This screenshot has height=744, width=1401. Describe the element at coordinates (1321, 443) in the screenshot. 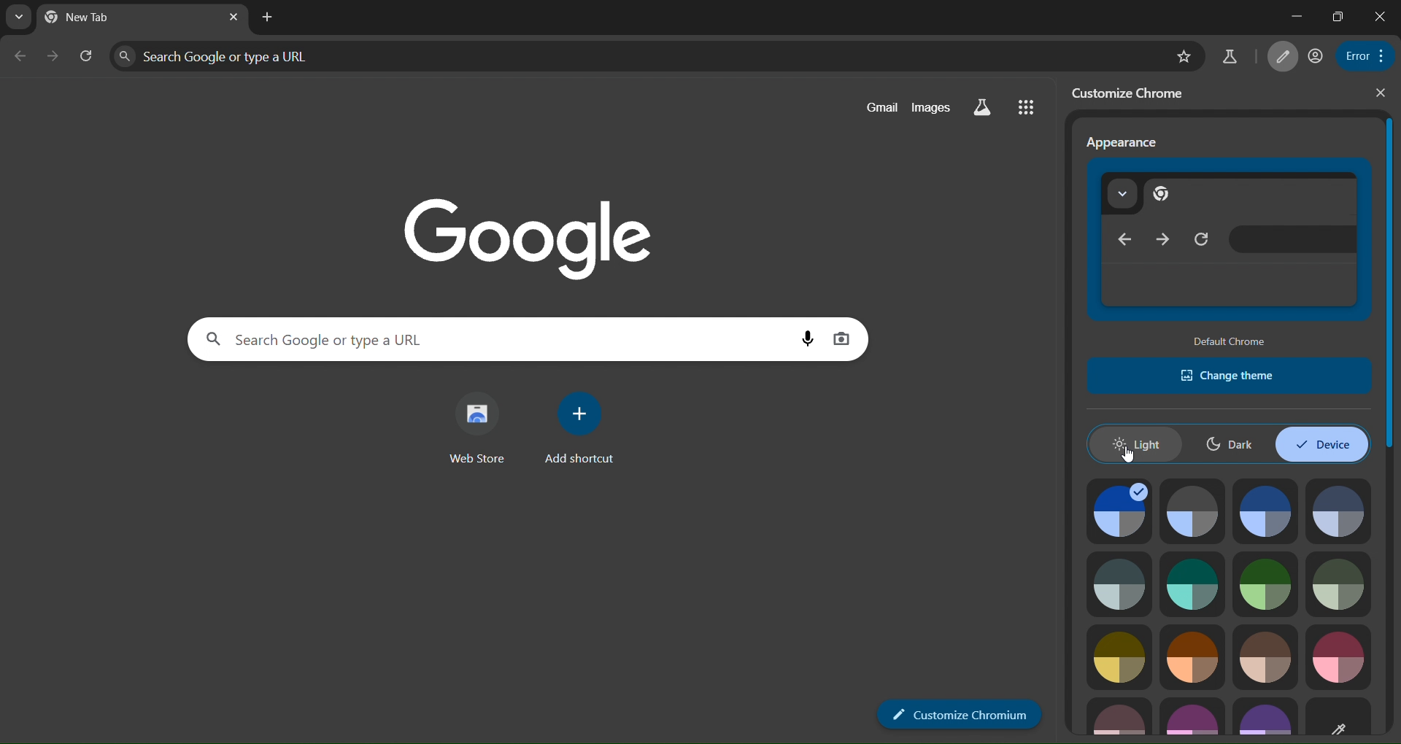

I see `device` at that location.